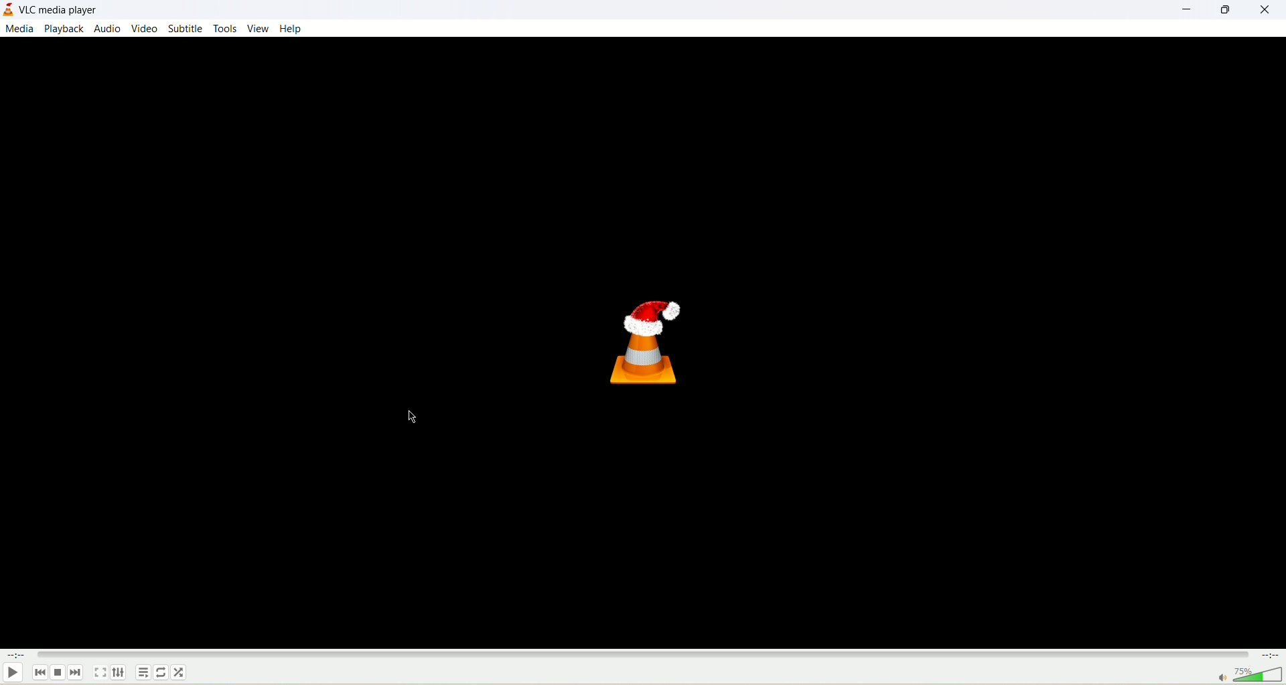 This screenshot has height=685, width=1286. What do you see at coordinates (256, 29) in the screenshot?
I see `view` at bounding box center [256, 29].